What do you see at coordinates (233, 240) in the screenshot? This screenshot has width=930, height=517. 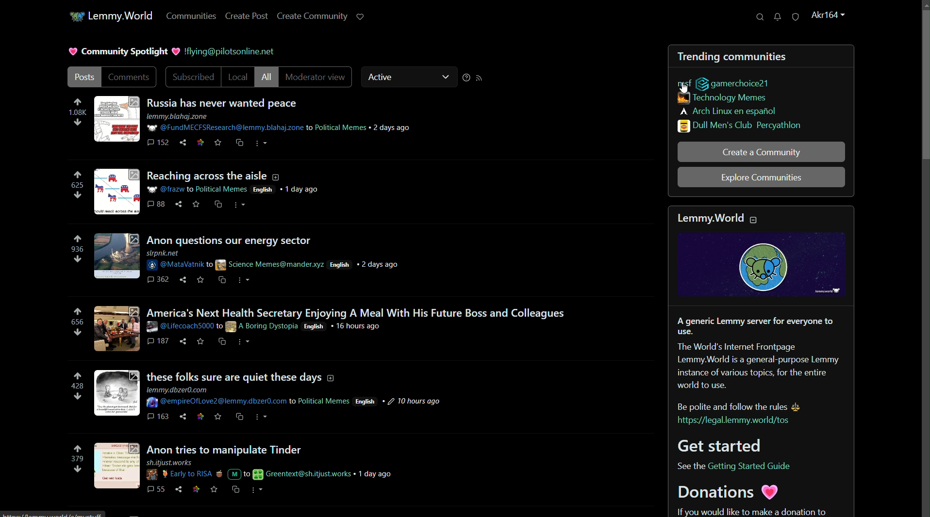 I see `post-3` at bounding box center [233, 240].